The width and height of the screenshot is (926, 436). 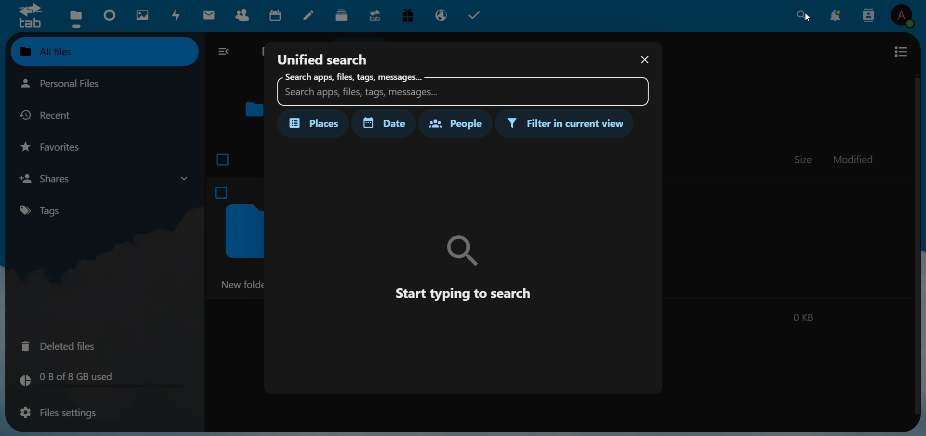 What do you see at coordinates (389, 123) in the screenshot?
I see `date` at bounding box center [389, 123].